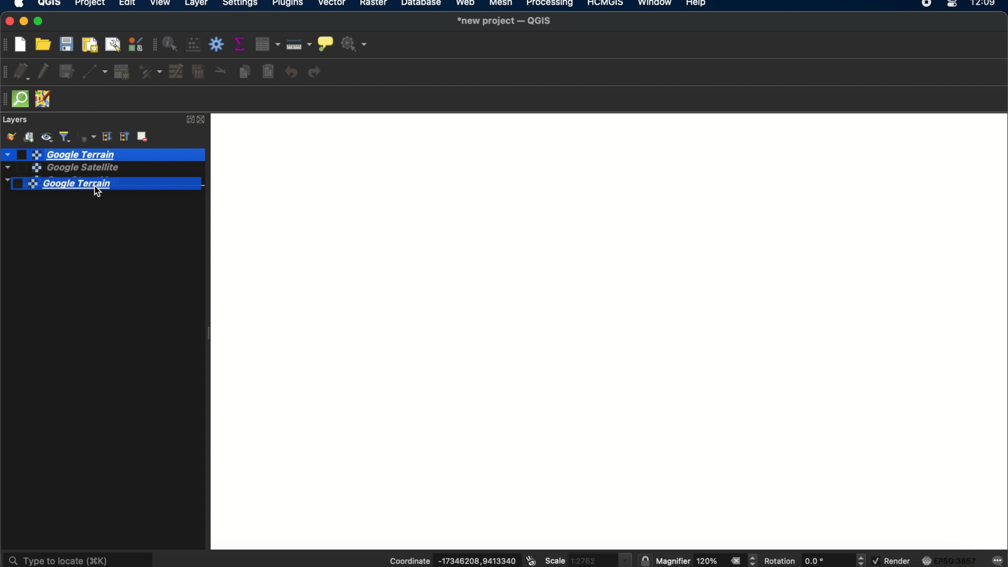 This screenshot has height=567, width=1008. I want to click on filter legend by expression, so click(86, 136).